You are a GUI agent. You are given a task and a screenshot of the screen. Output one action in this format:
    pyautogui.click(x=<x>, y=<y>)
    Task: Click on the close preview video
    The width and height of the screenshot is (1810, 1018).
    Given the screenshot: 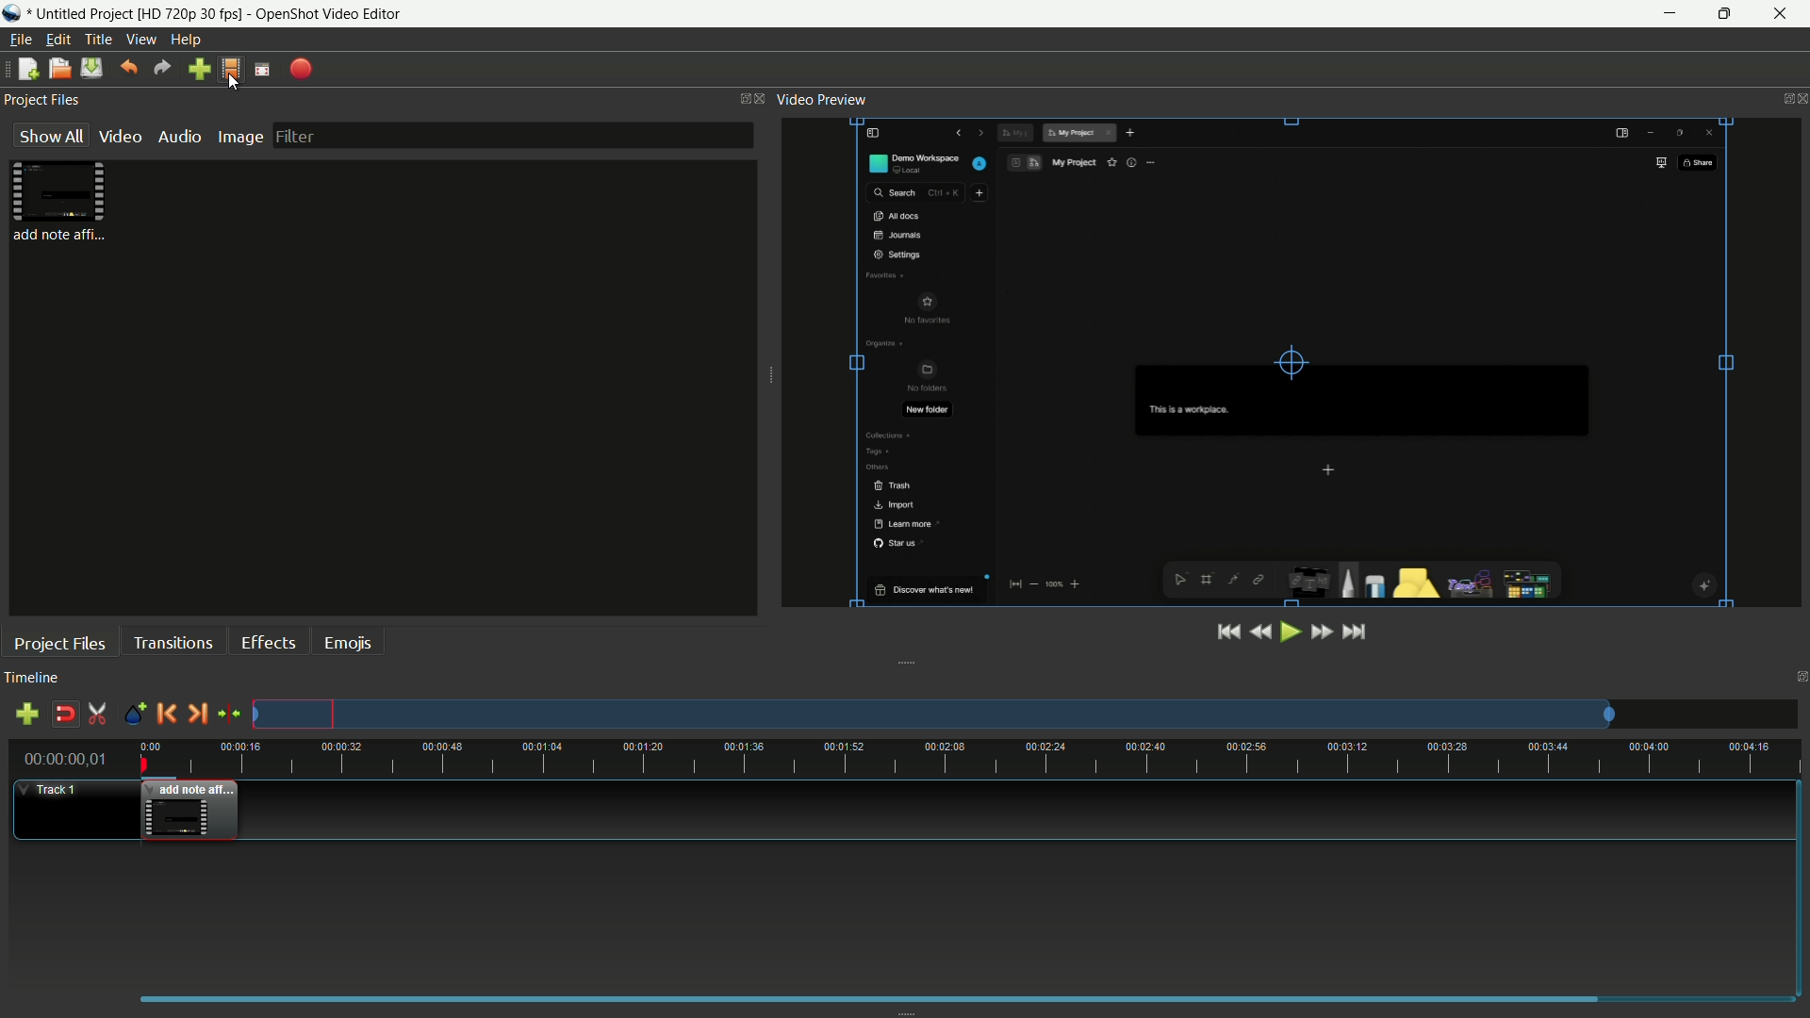 What is the action you would take?
    pyautogui.click(x=1799, y=100)
    